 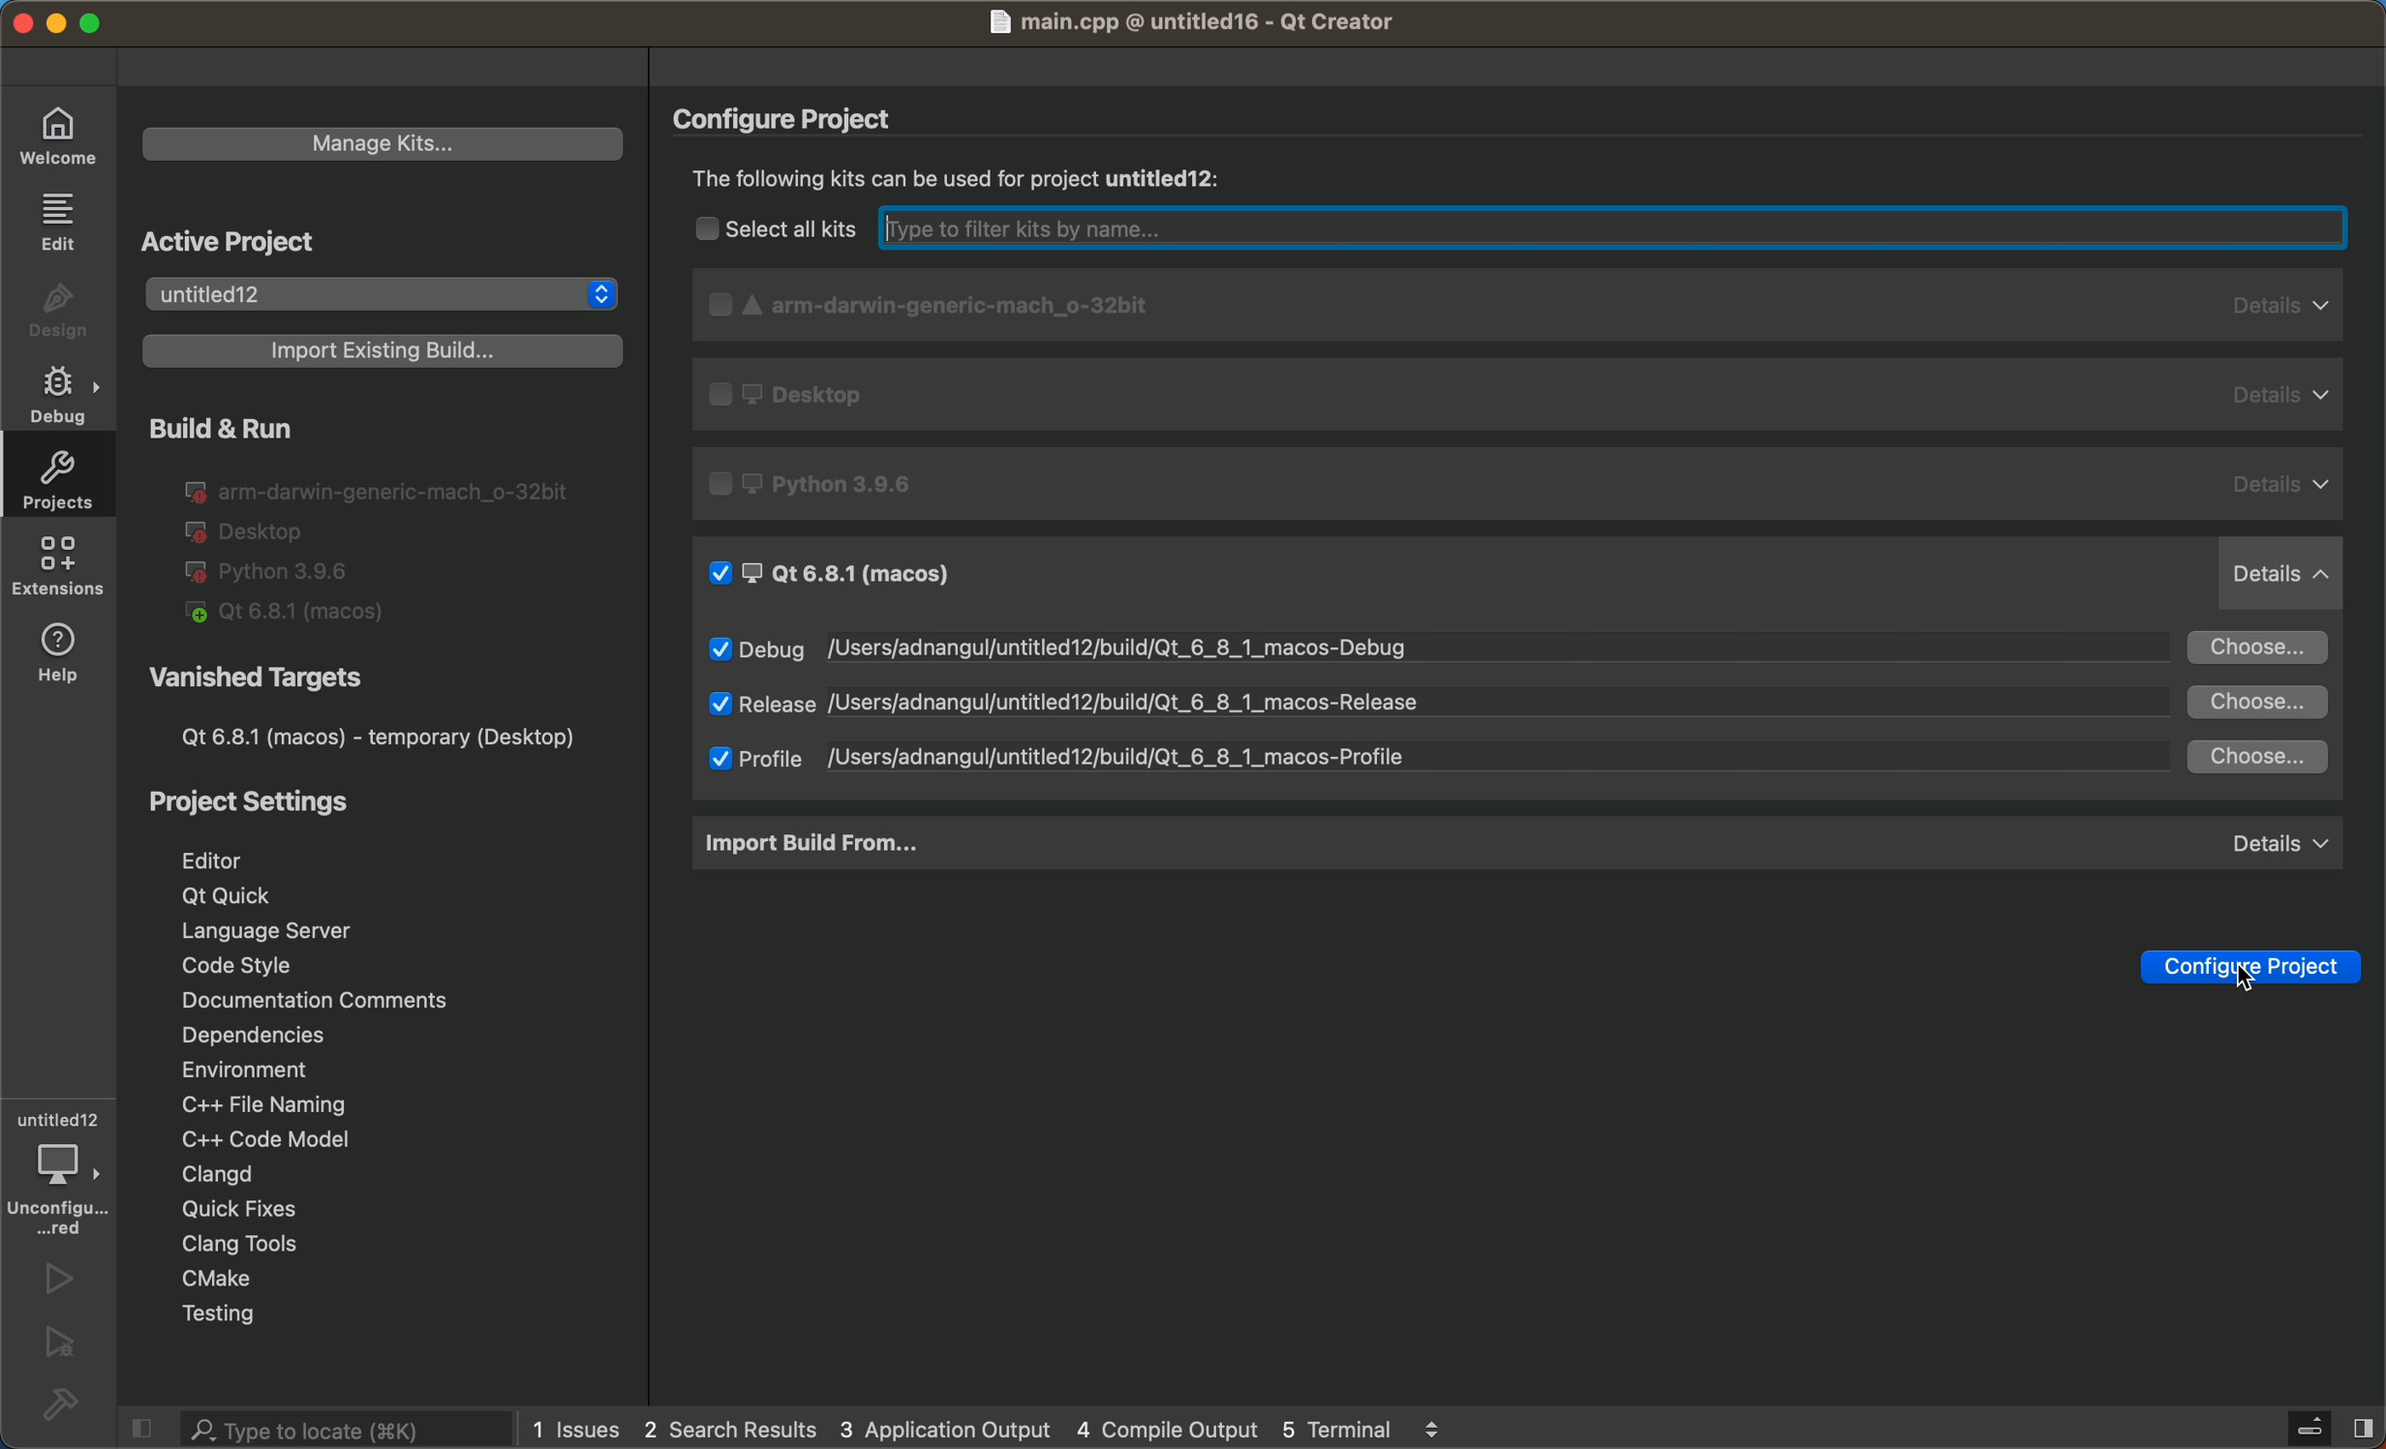 What do you see at coordinates (57, 220) in the screenshot?
I see `edit` at bounding box center [57, 220].